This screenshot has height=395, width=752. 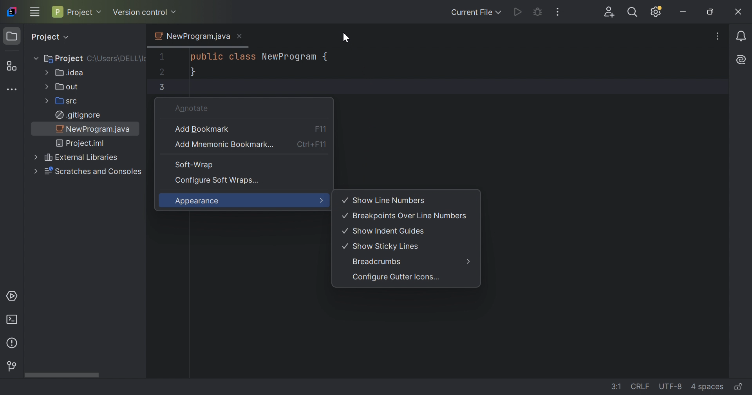 I want to click on .gitignore, so click(x=78, y=115).